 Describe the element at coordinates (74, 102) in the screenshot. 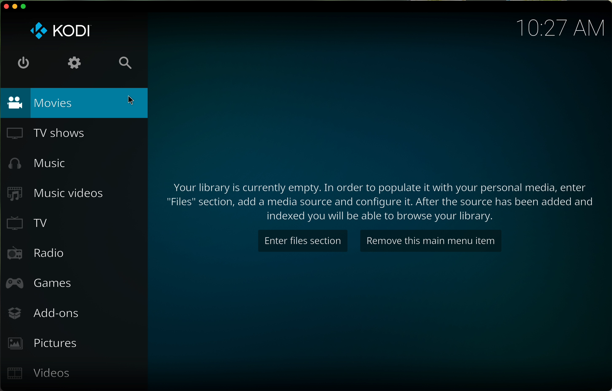

I see `movies button` at that location.